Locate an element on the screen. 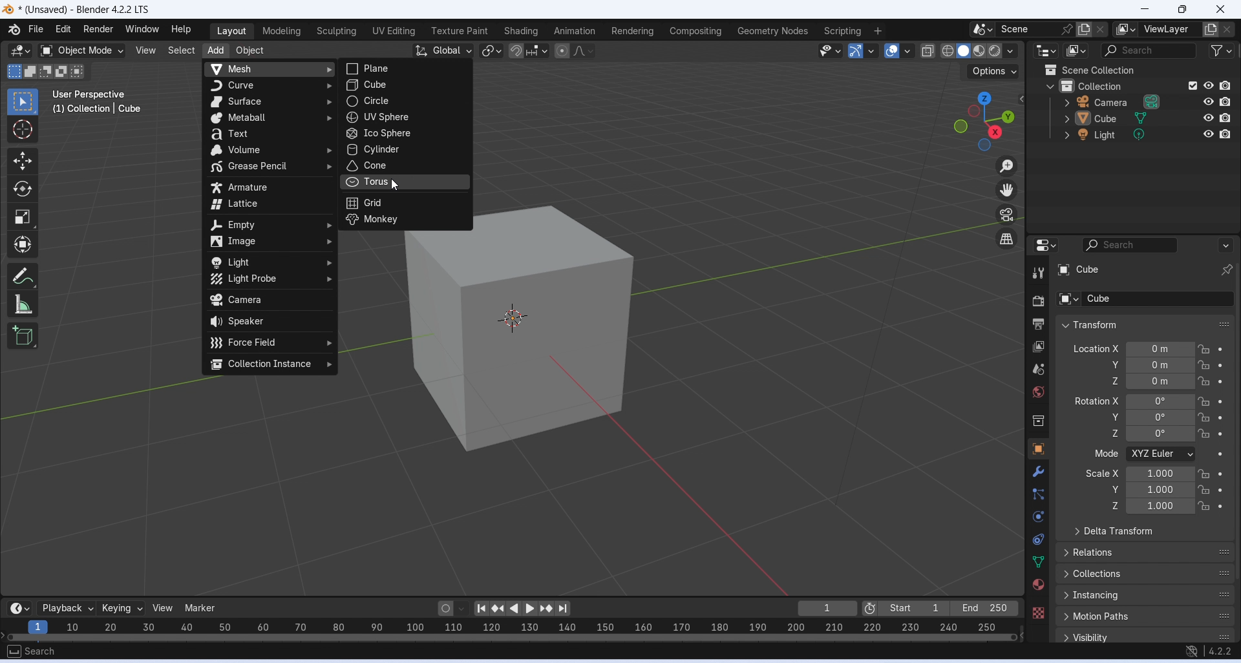 The height and width of the screenshot is (663, 1241). Rotation is located at coordinates (1175, 401).